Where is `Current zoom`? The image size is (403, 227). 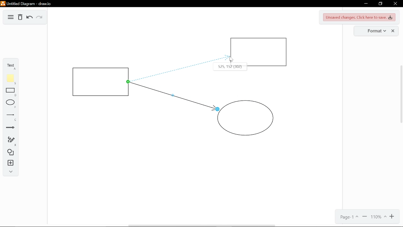
Current zoom is located at coordinates (378, 218).